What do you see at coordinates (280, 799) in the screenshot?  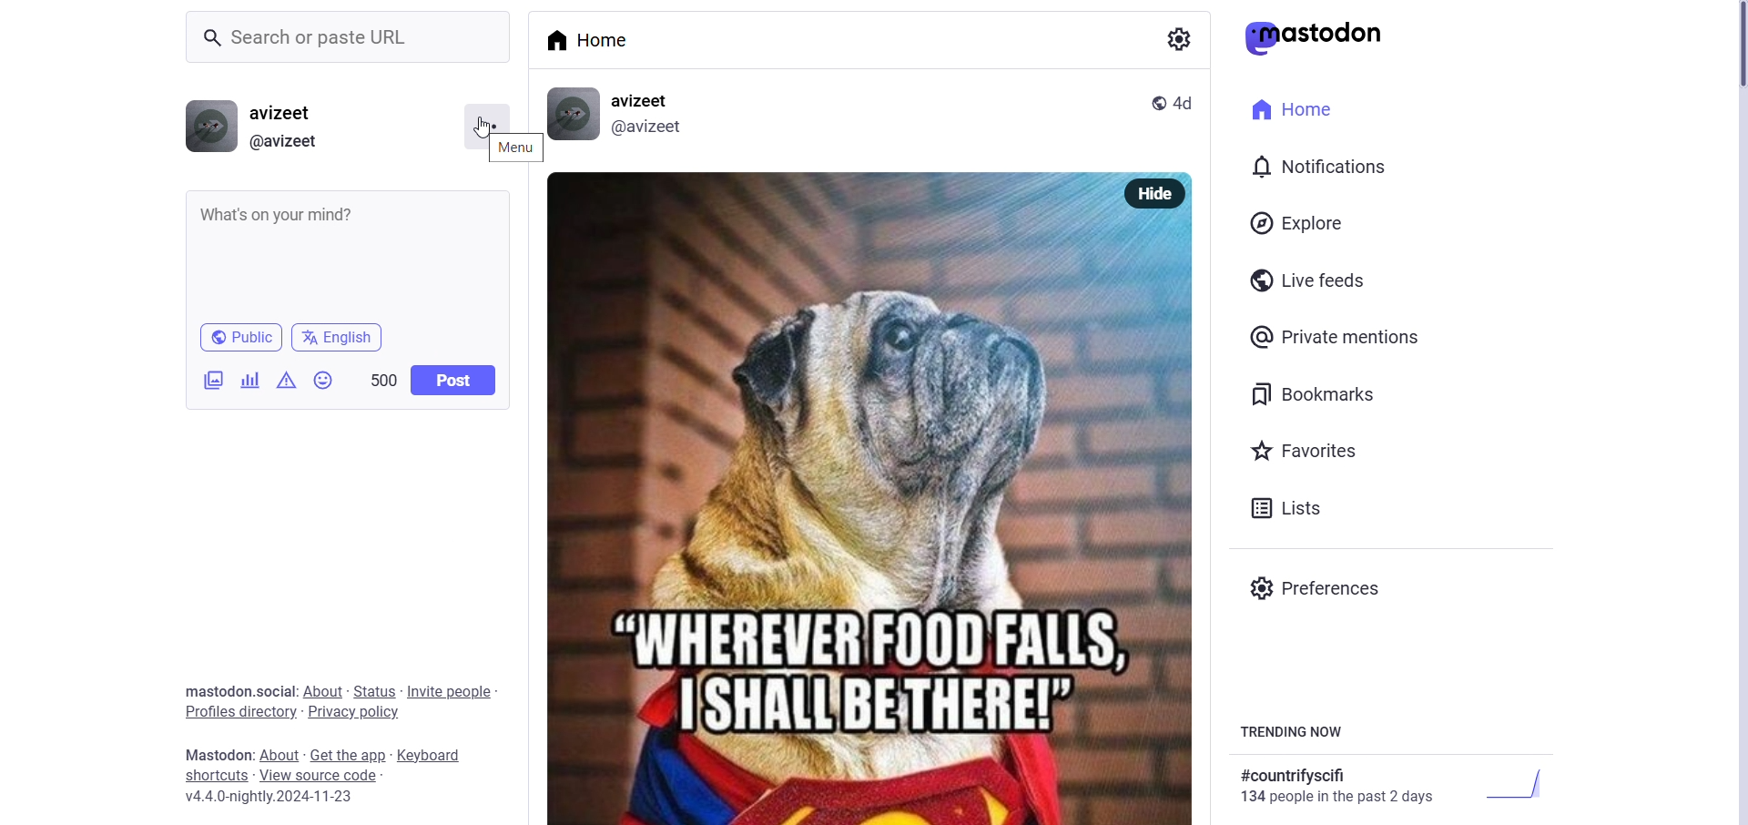 I see `version` at bounding box center [280, 799].